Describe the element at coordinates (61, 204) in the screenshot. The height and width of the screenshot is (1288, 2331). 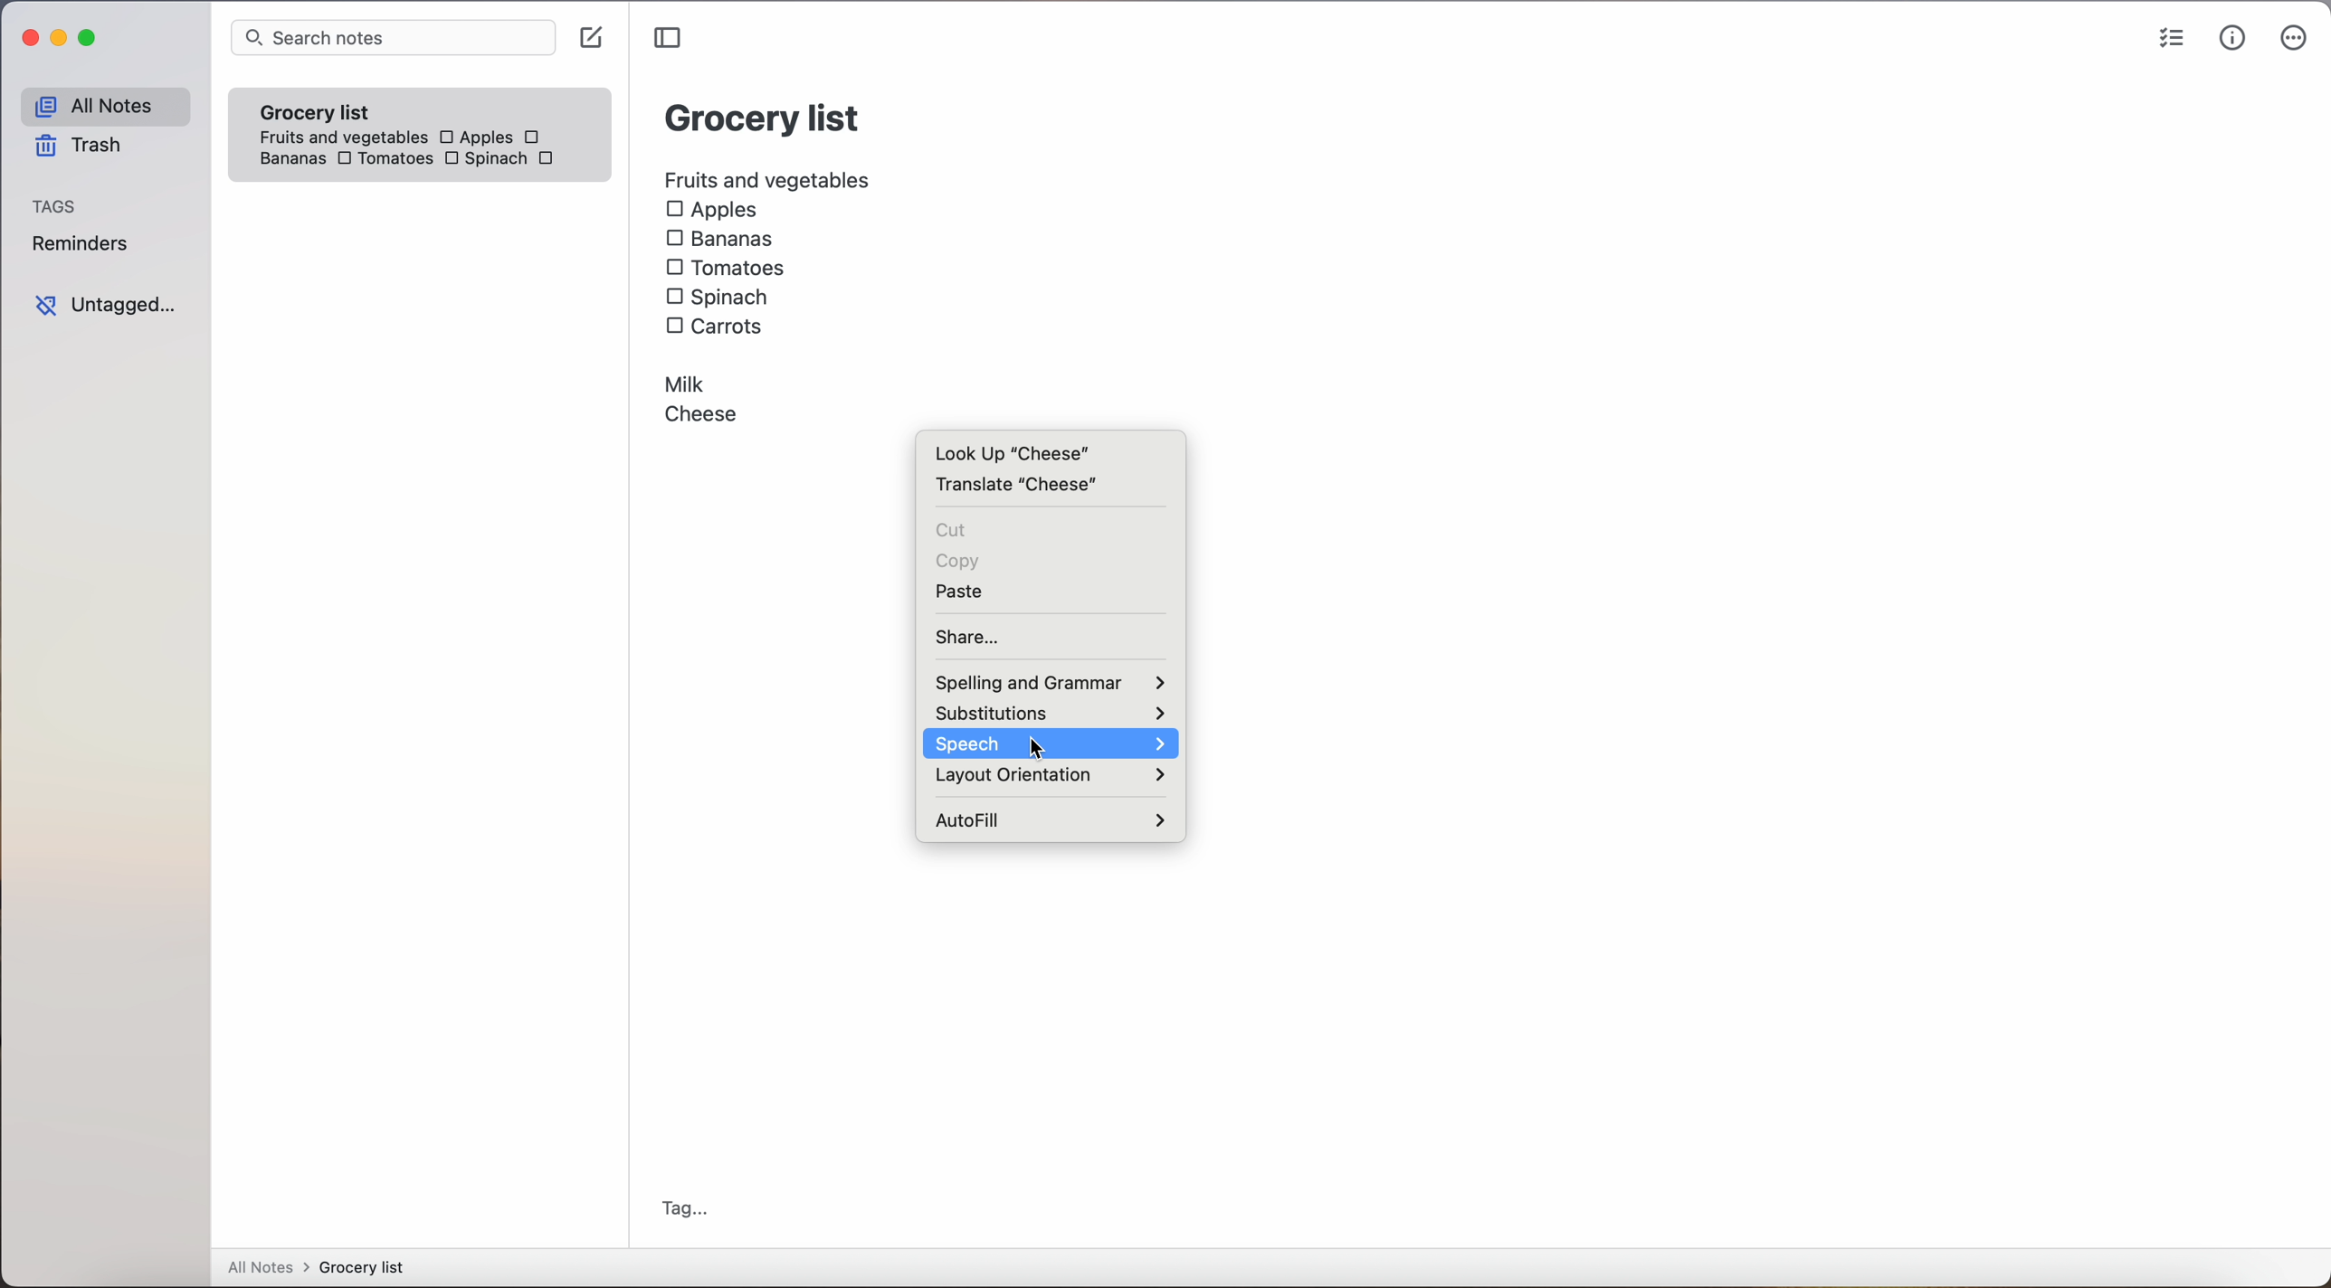
I see `tags` at that location.